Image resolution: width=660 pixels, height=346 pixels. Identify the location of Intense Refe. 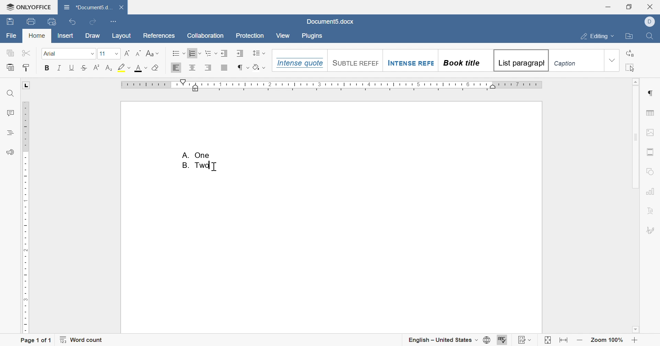
(410, 64).